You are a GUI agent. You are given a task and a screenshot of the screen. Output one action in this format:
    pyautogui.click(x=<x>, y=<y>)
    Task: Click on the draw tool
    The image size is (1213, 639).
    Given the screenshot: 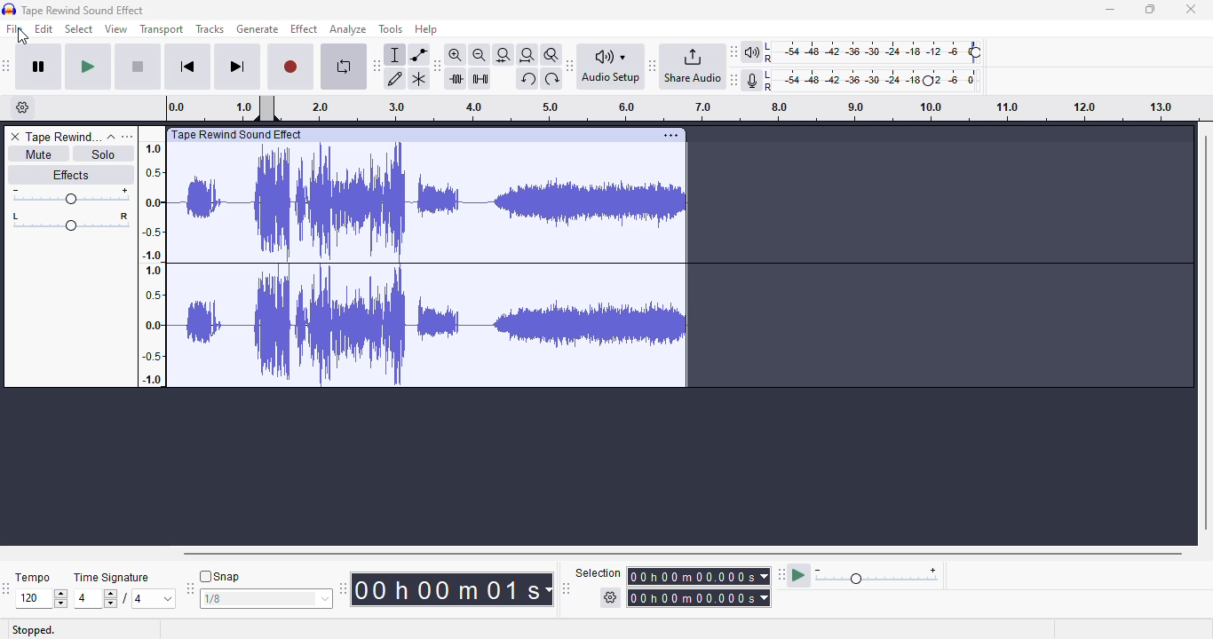 What is the action you would take?
    pyautogui.click(x=396, y=78)
    